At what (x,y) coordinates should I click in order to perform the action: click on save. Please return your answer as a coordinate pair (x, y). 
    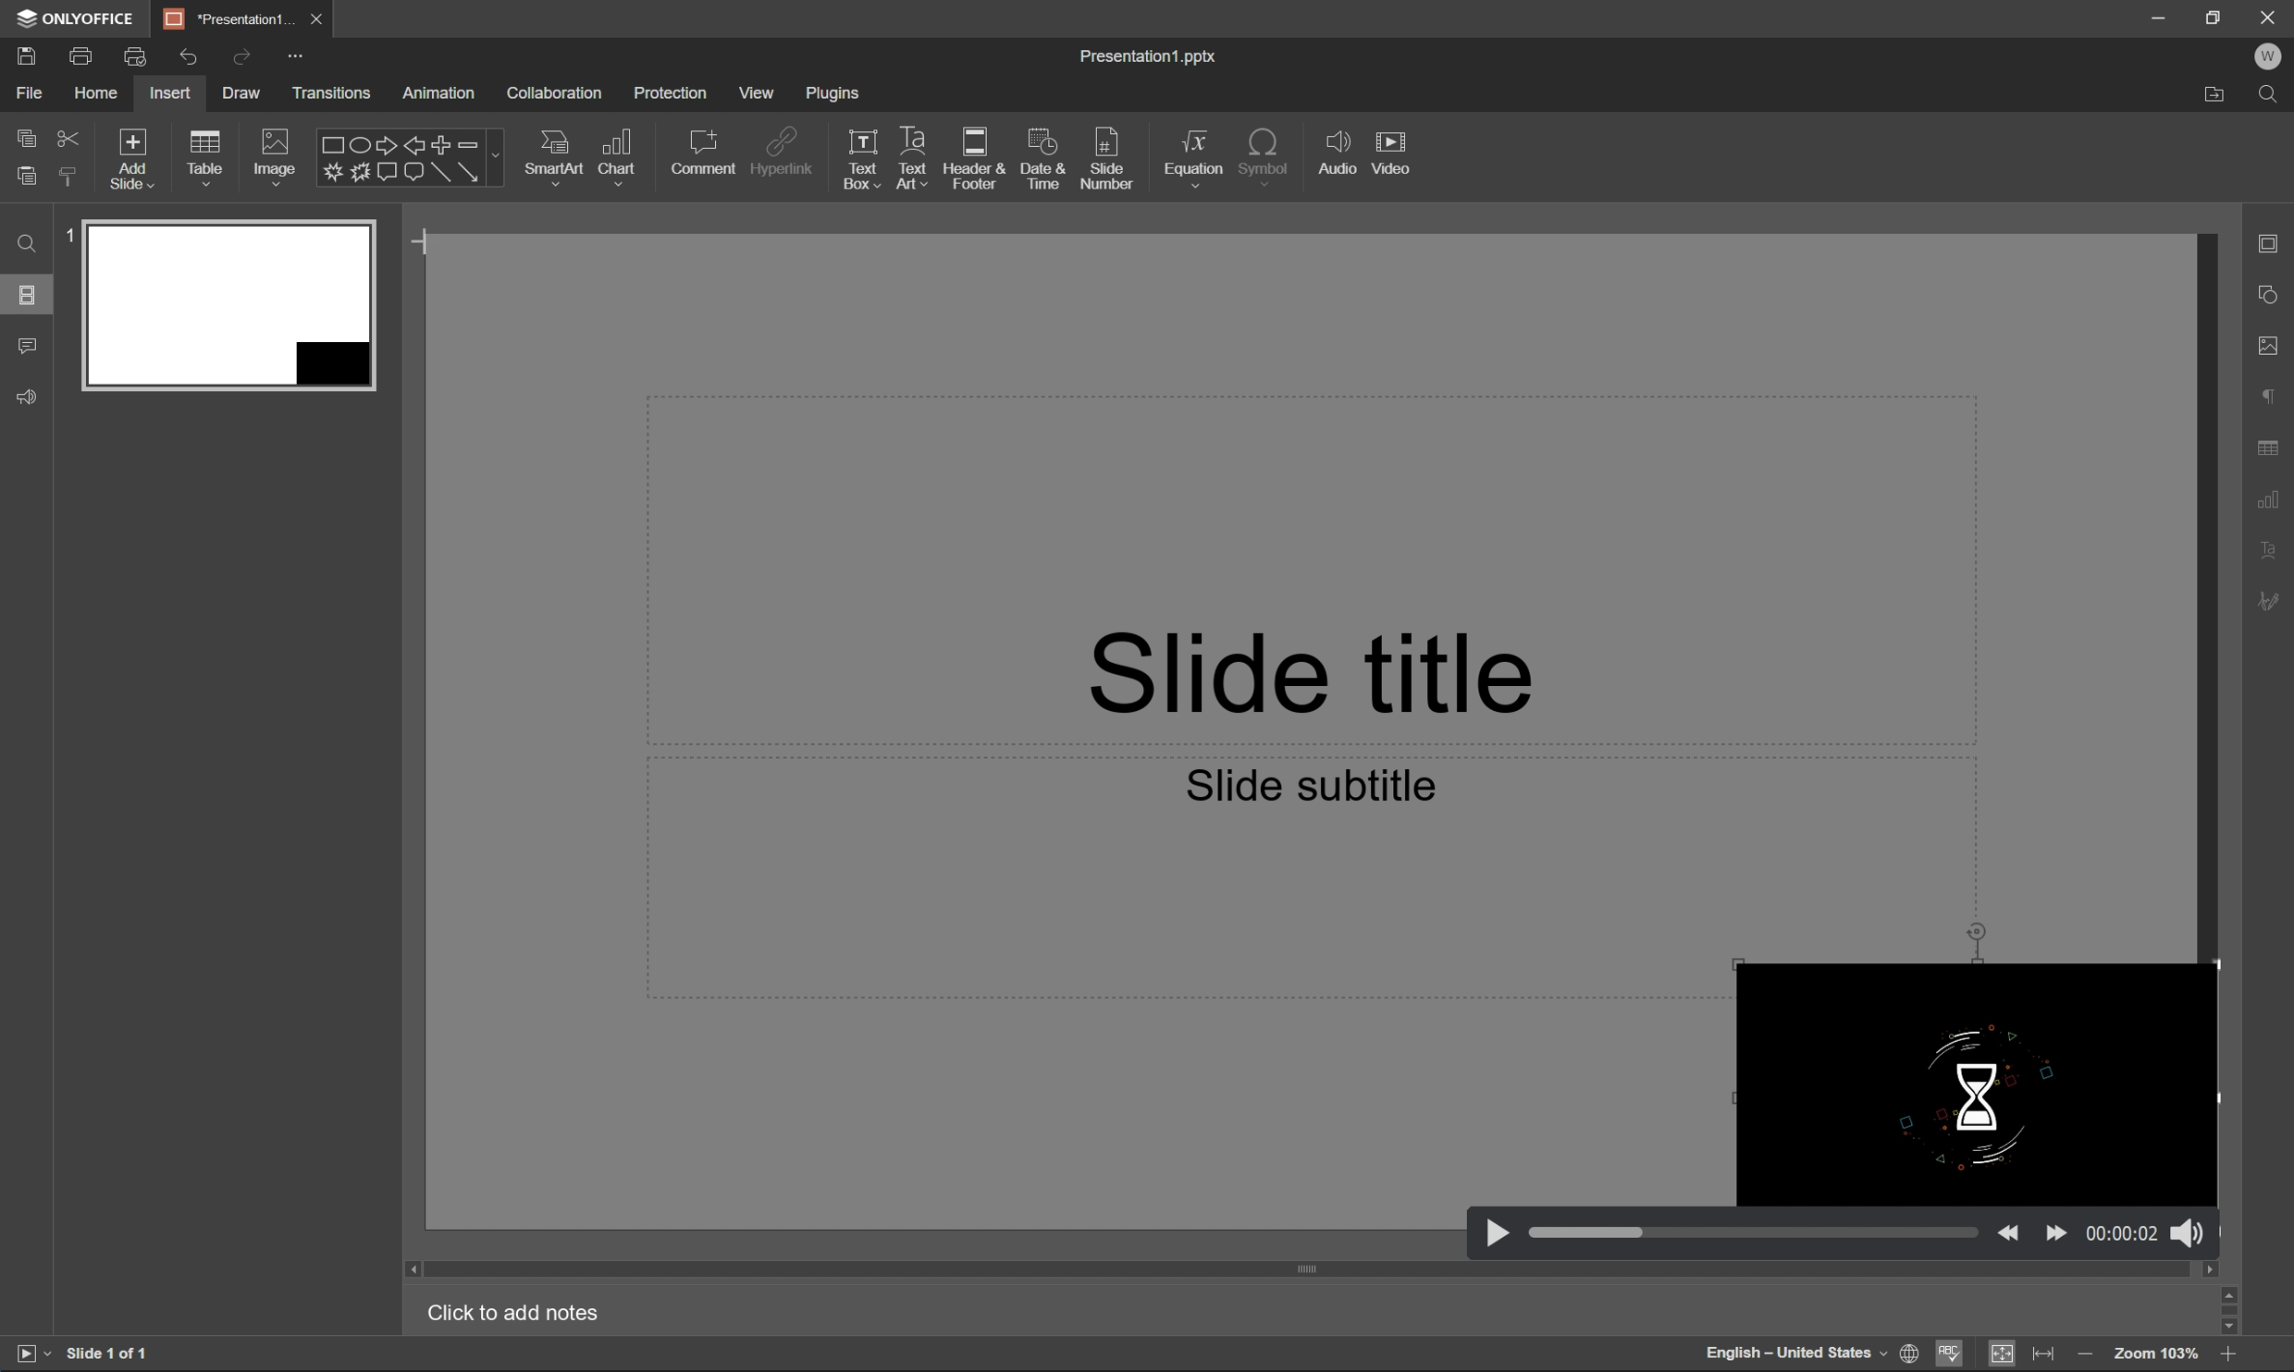
    Looking at the image, I should click on (23, 53).